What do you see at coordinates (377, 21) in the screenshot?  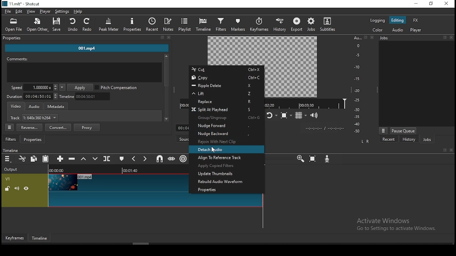 I see `logging` at bounding box center [377, 21].